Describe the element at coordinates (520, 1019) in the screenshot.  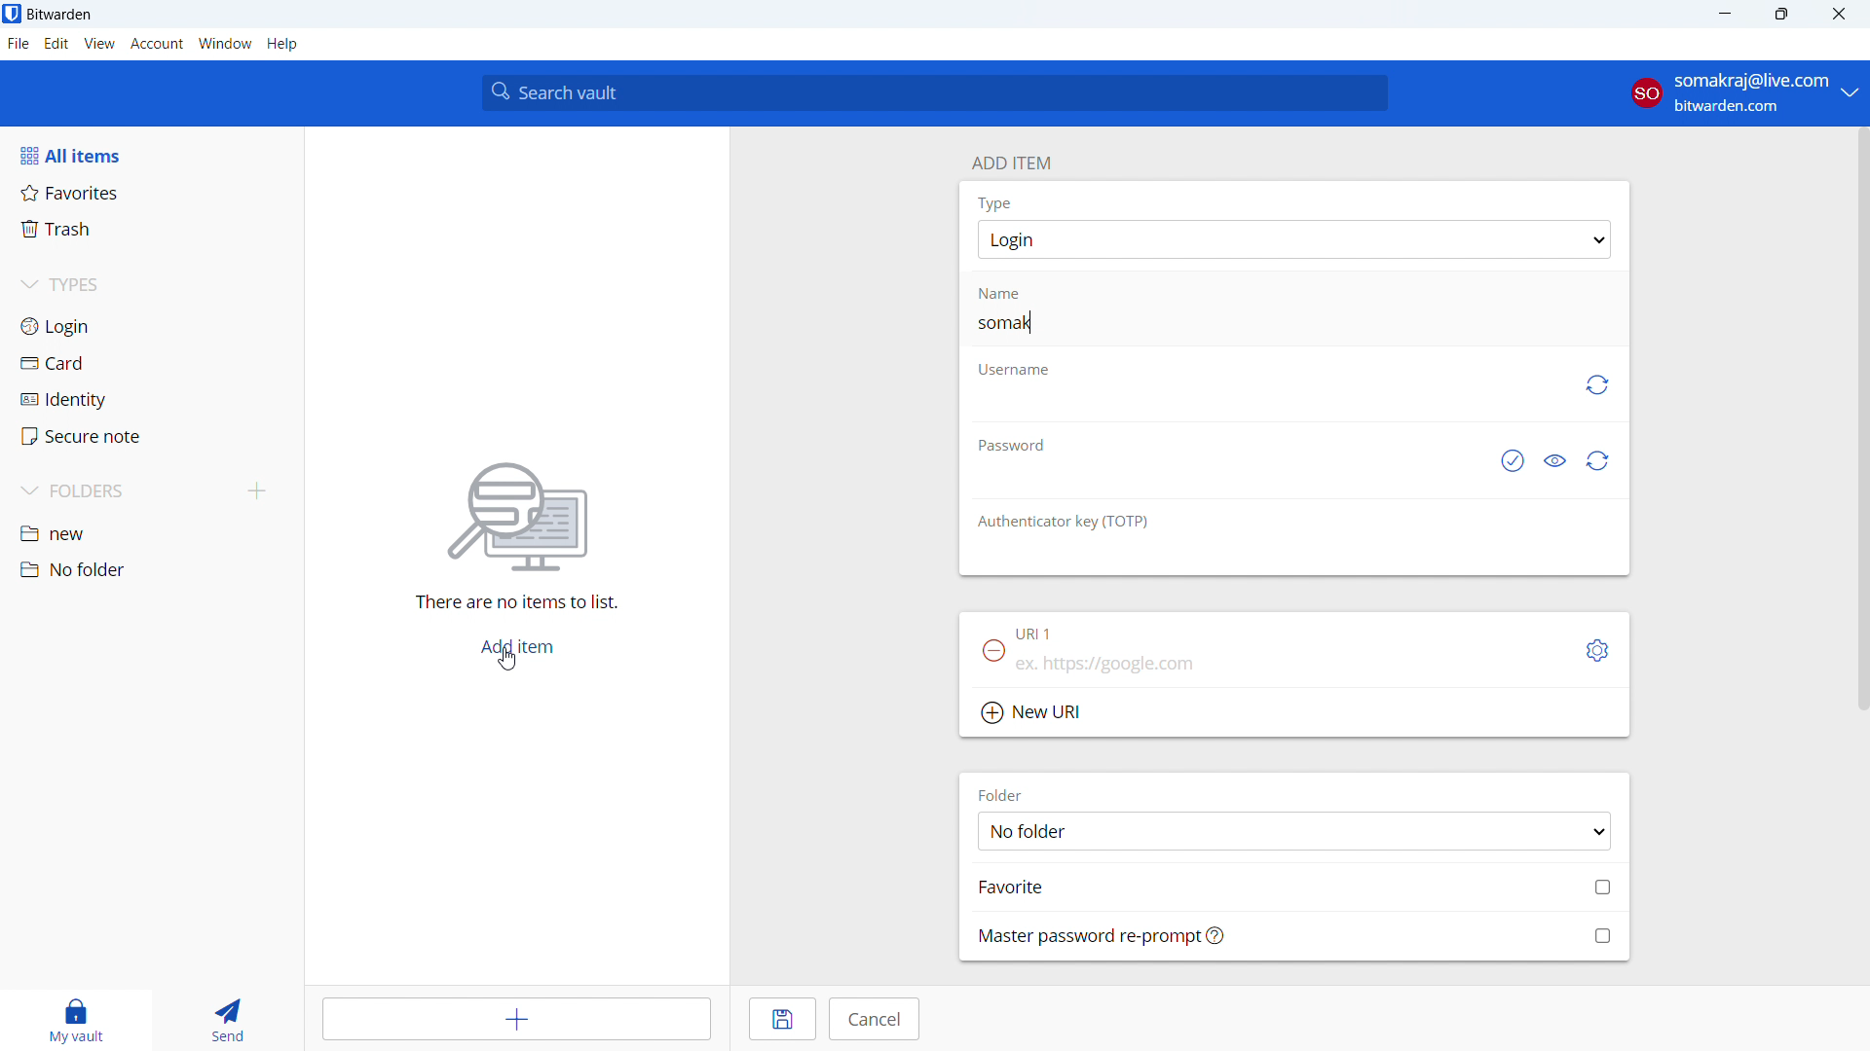
I see `add item` at that location.